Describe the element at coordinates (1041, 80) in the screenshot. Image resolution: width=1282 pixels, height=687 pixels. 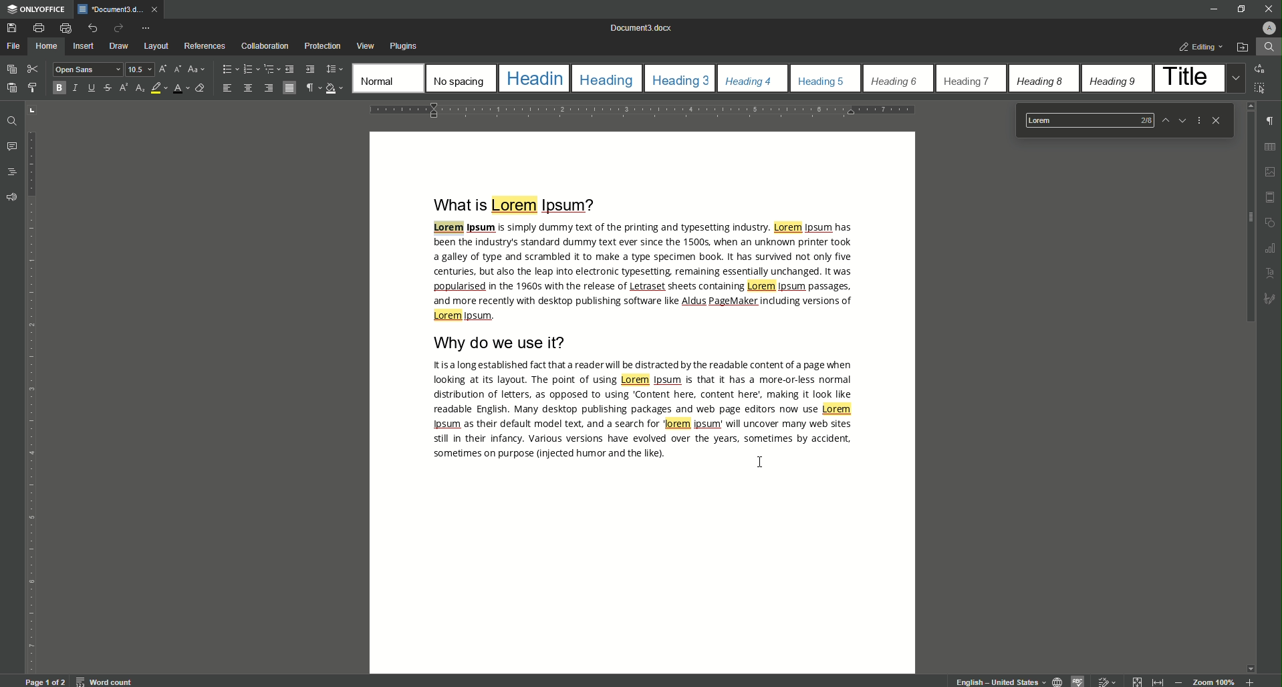
I see `Heading 8` at that location.